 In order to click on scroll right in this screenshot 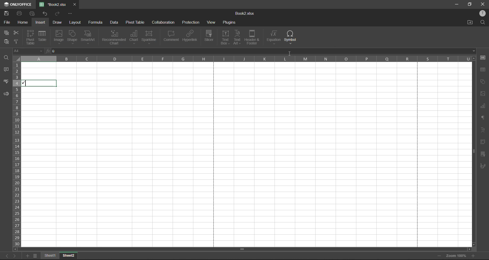, I will do `click(469, 249)`.